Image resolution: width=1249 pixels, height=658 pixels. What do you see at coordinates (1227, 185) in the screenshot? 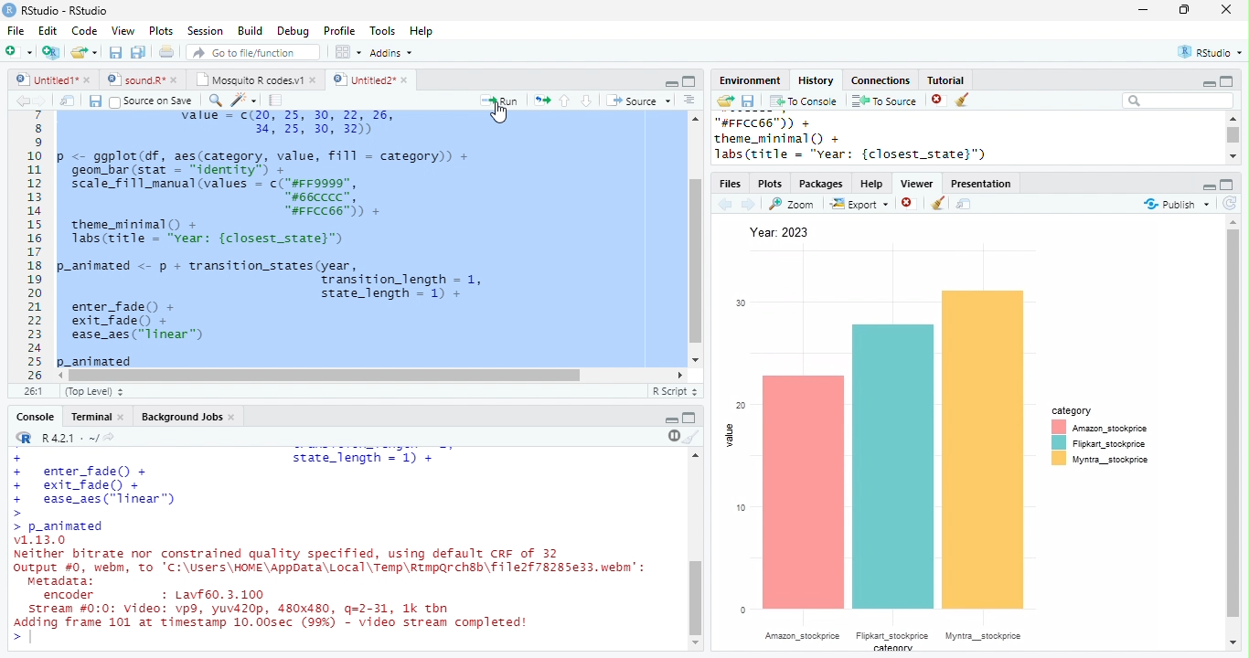
I see `maximize` at bounding box center [1227, 185].